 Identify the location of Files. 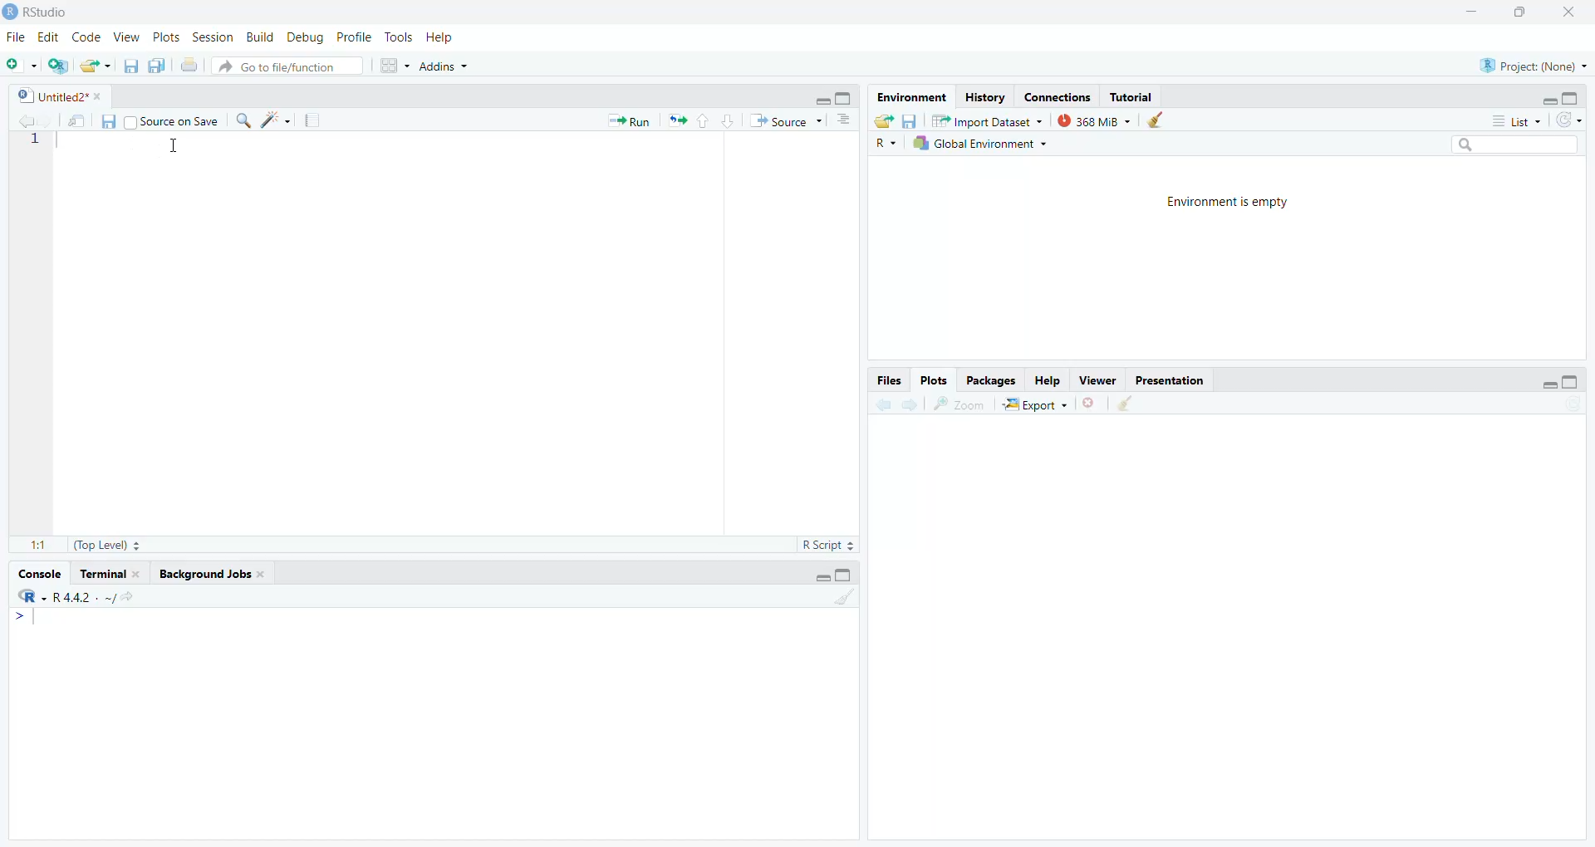
(880, 380).